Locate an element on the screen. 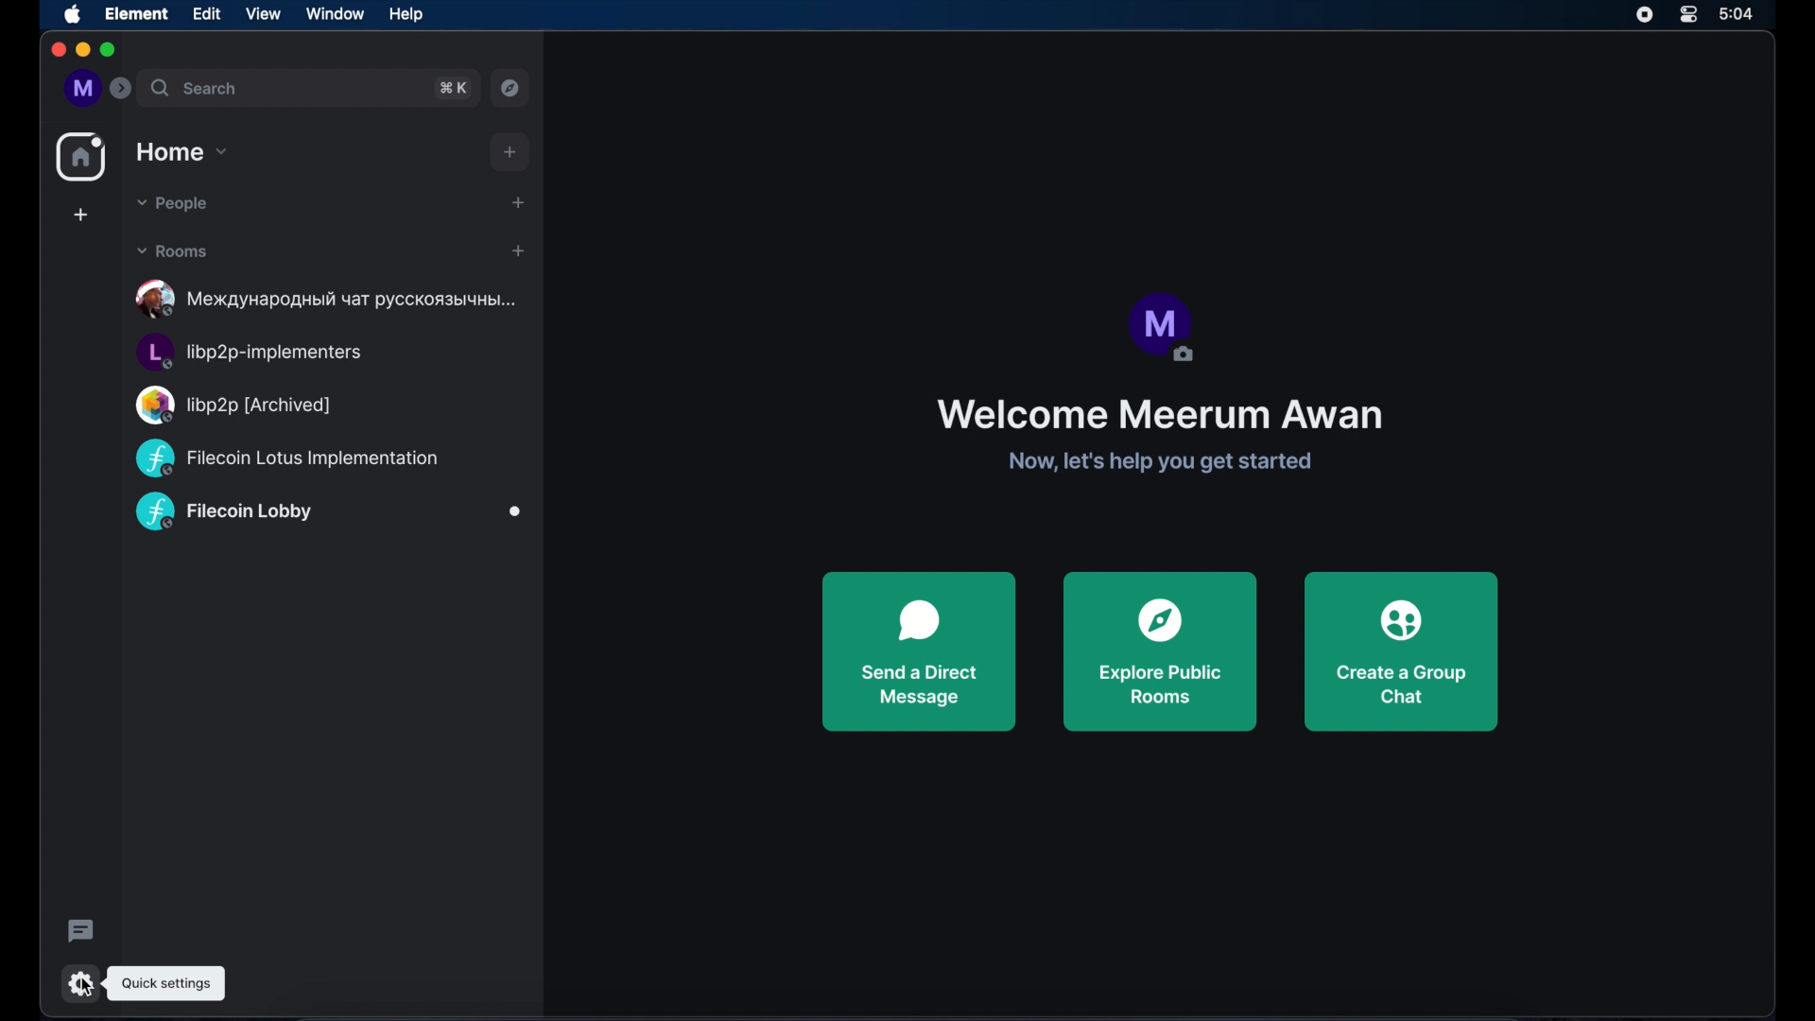 This screenshot has height=1021, width=1815. add room is located at coordinates (518, 251).